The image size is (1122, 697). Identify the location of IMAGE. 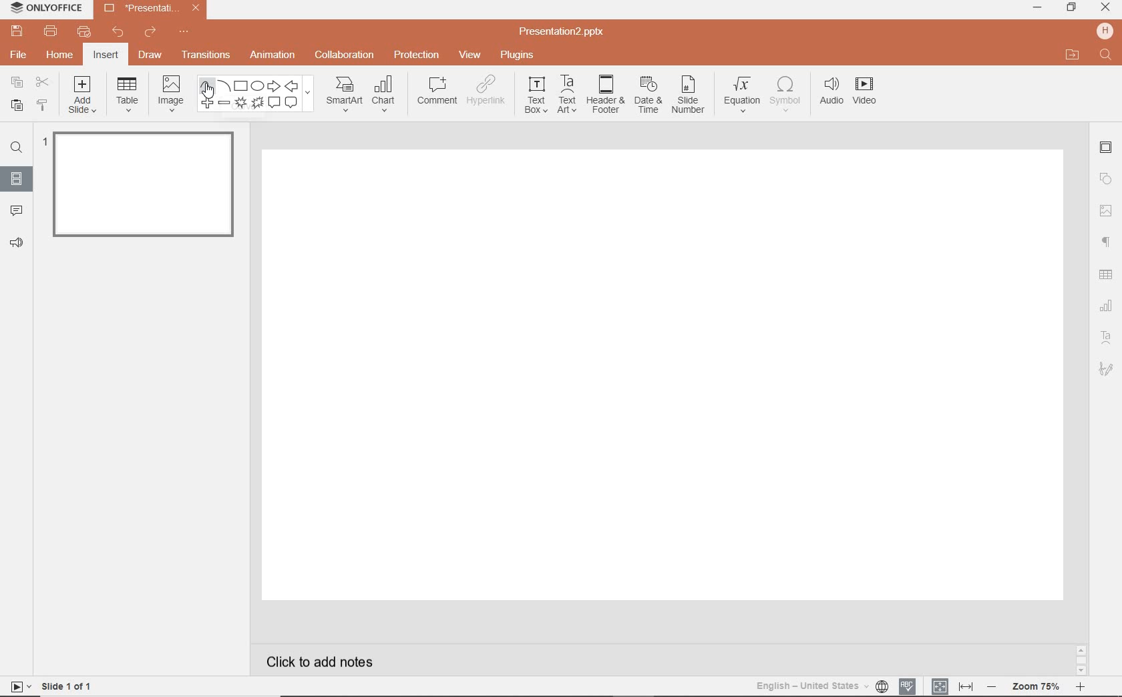
(171, 92).